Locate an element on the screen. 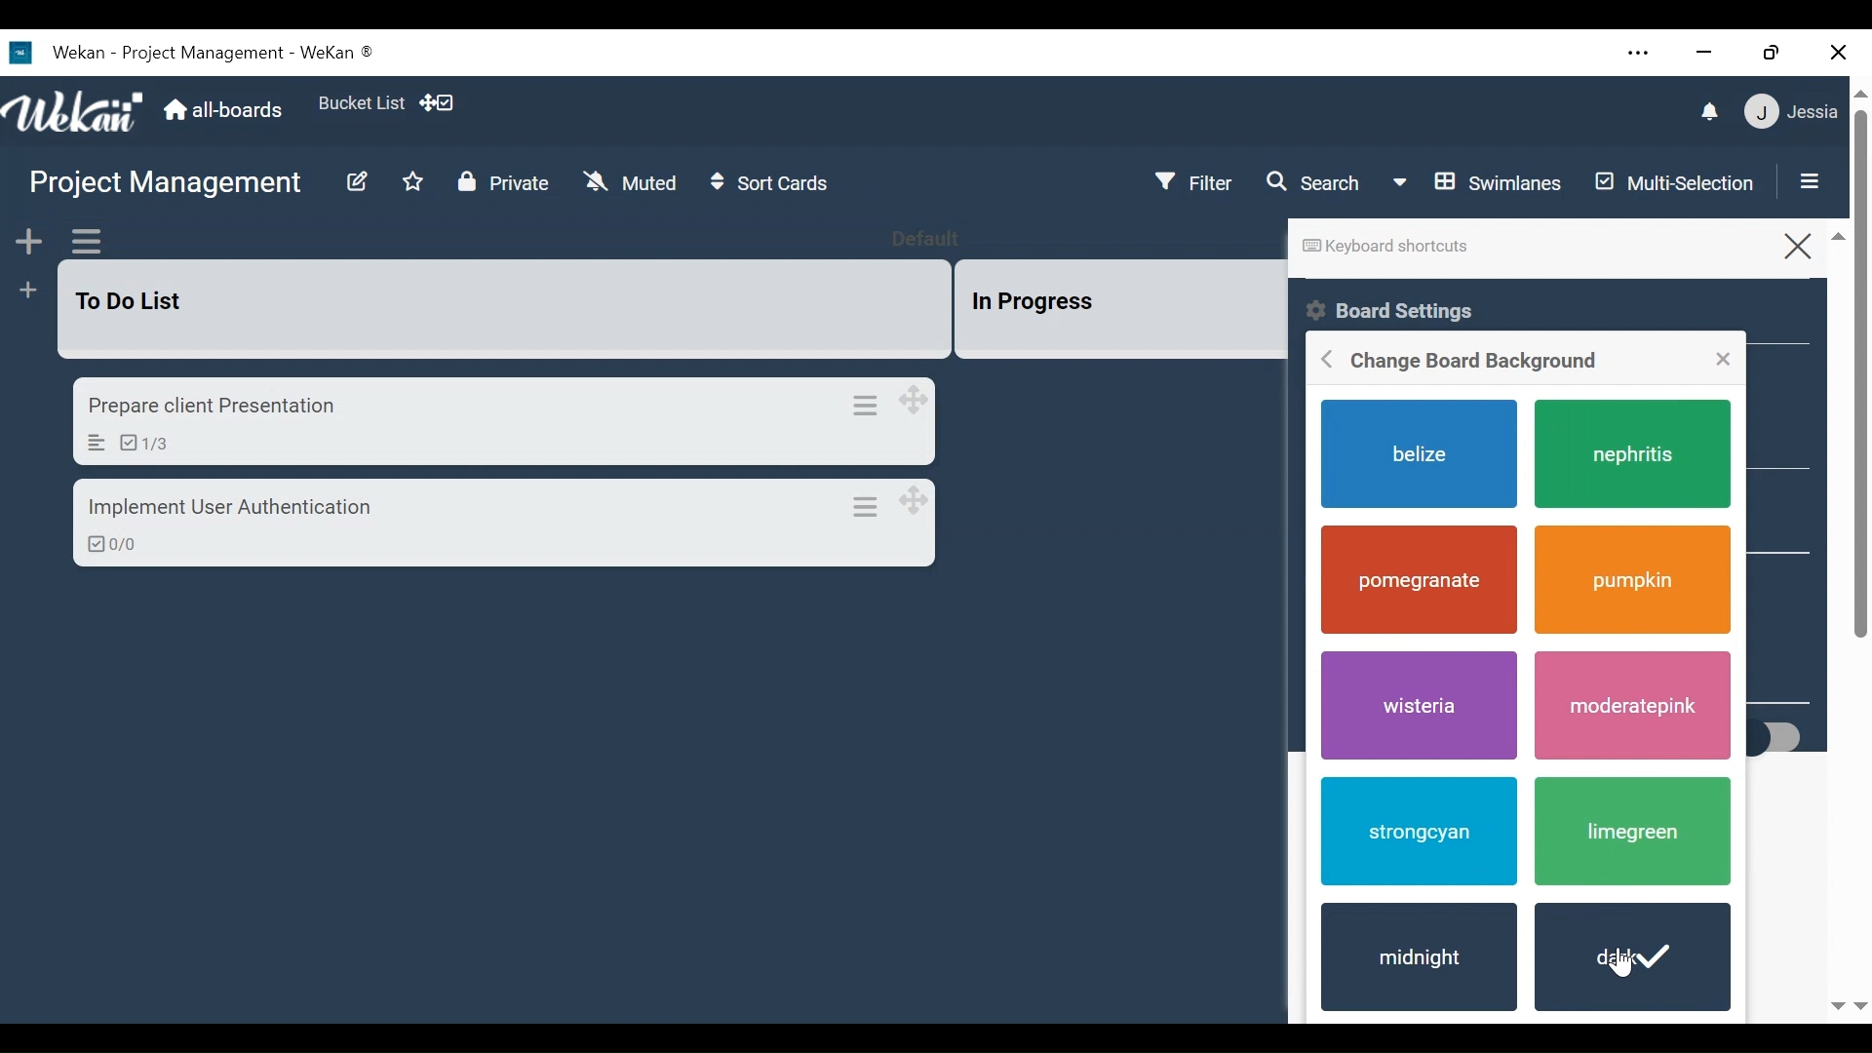 The image size is (1872, 1053). Card Title is located at coordinates (207, 407).